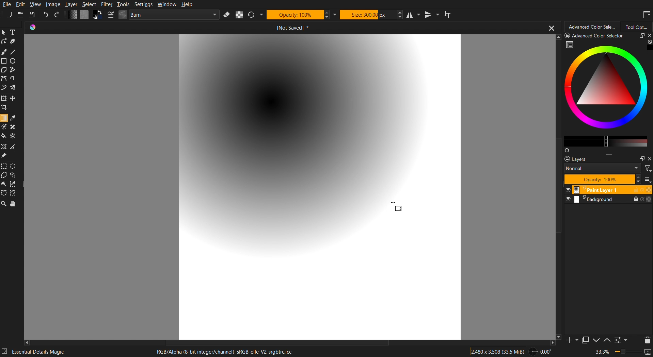 This screenshot has width=653, height=357. What do you see at coordinates (4, 52) in the screenshot?
I see `Brush` at bounding box center [4, 52].